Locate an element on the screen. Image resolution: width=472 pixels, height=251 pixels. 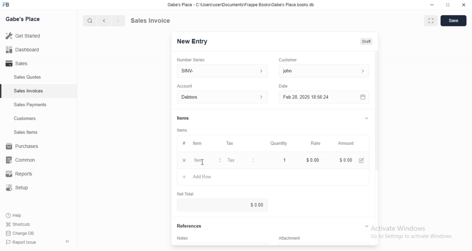
maximize is located at coordinates (448, 6).